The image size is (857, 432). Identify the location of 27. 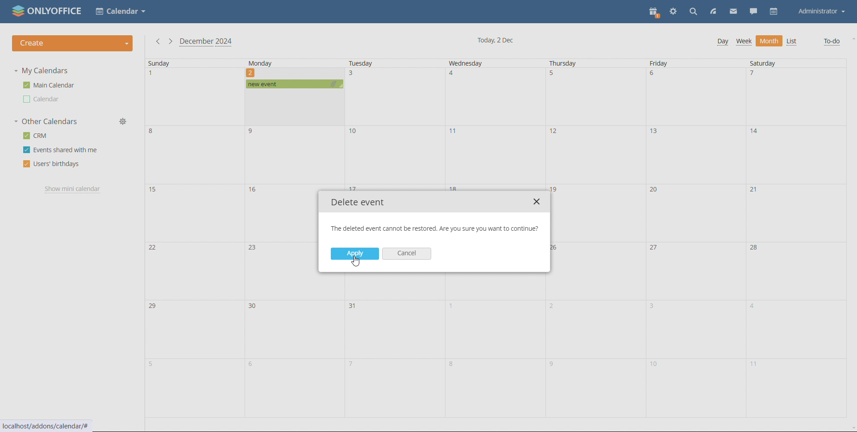
(655, 248).